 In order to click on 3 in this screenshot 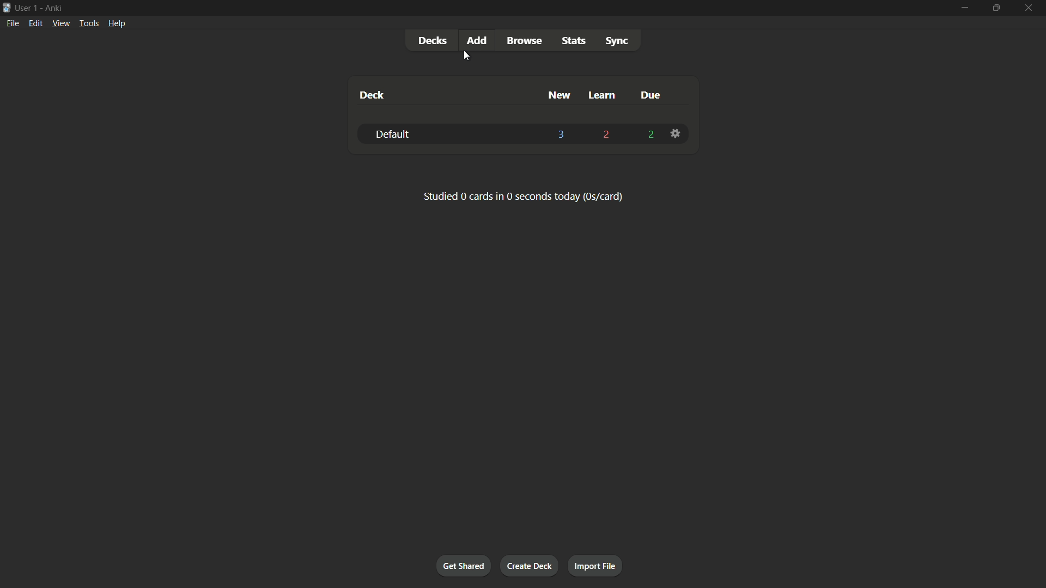, I will do `click(562, 134)`.